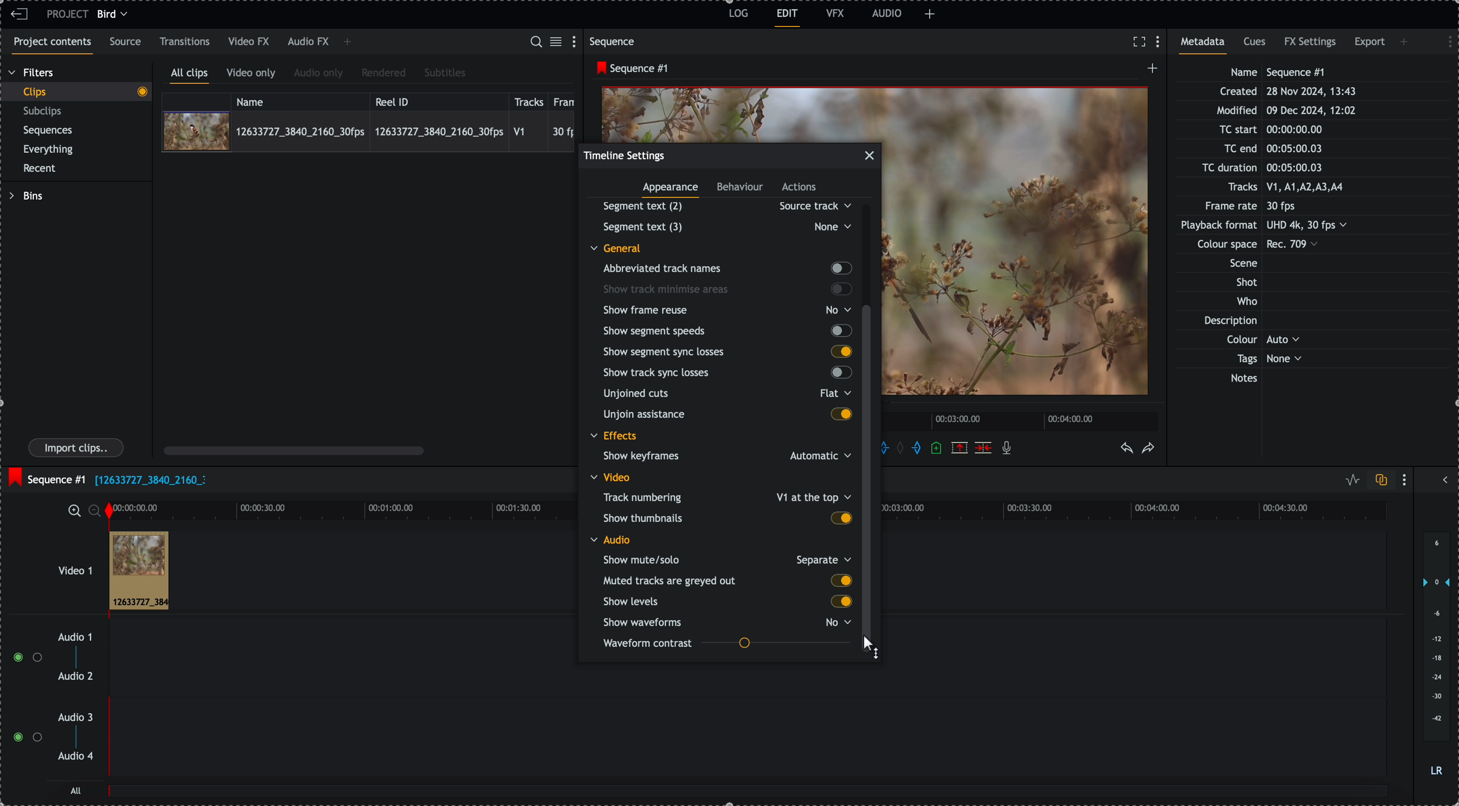 The width and height of the screenshot is (1459, 806). I want to click on metadata, so click(1206, 45).